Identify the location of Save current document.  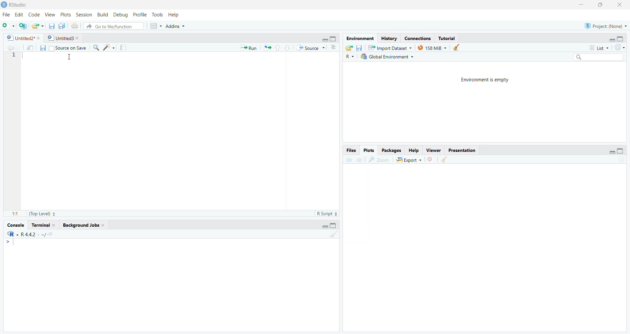
(52, 25).